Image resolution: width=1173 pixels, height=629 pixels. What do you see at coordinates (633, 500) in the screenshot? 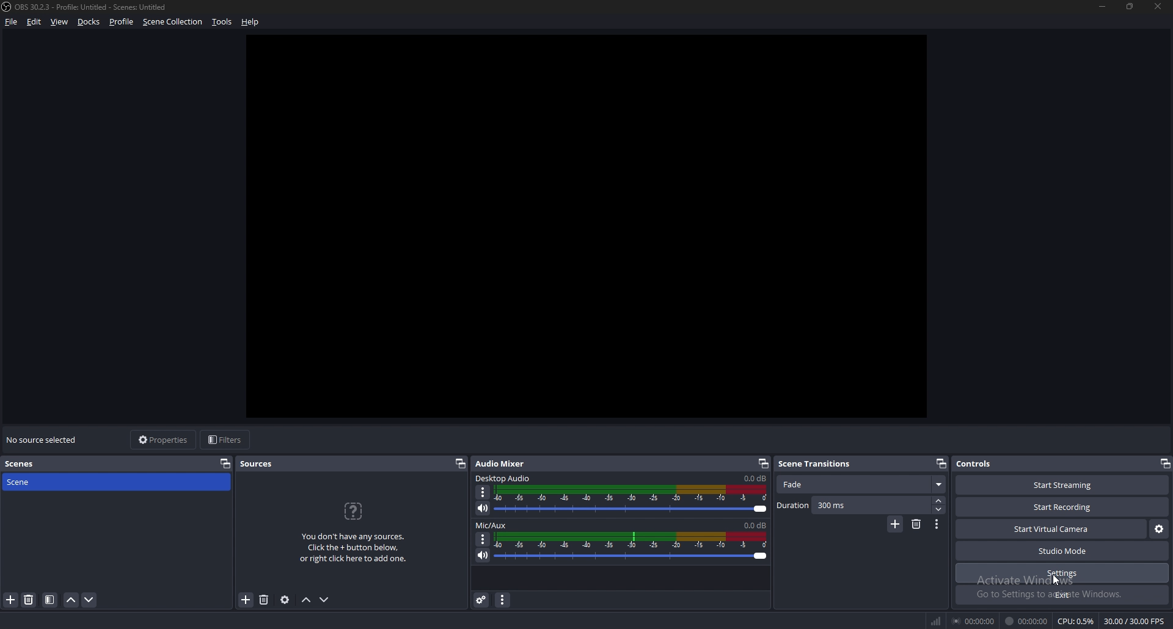
I see `audio bar` at bounding box center [633, 500].